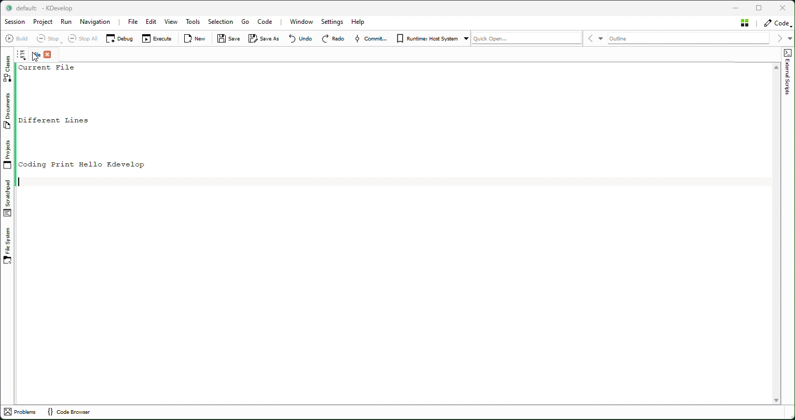  What do you see at coordinates (43, 22) in the screenshot?
I see `Project` at bounding box center [43, 22].